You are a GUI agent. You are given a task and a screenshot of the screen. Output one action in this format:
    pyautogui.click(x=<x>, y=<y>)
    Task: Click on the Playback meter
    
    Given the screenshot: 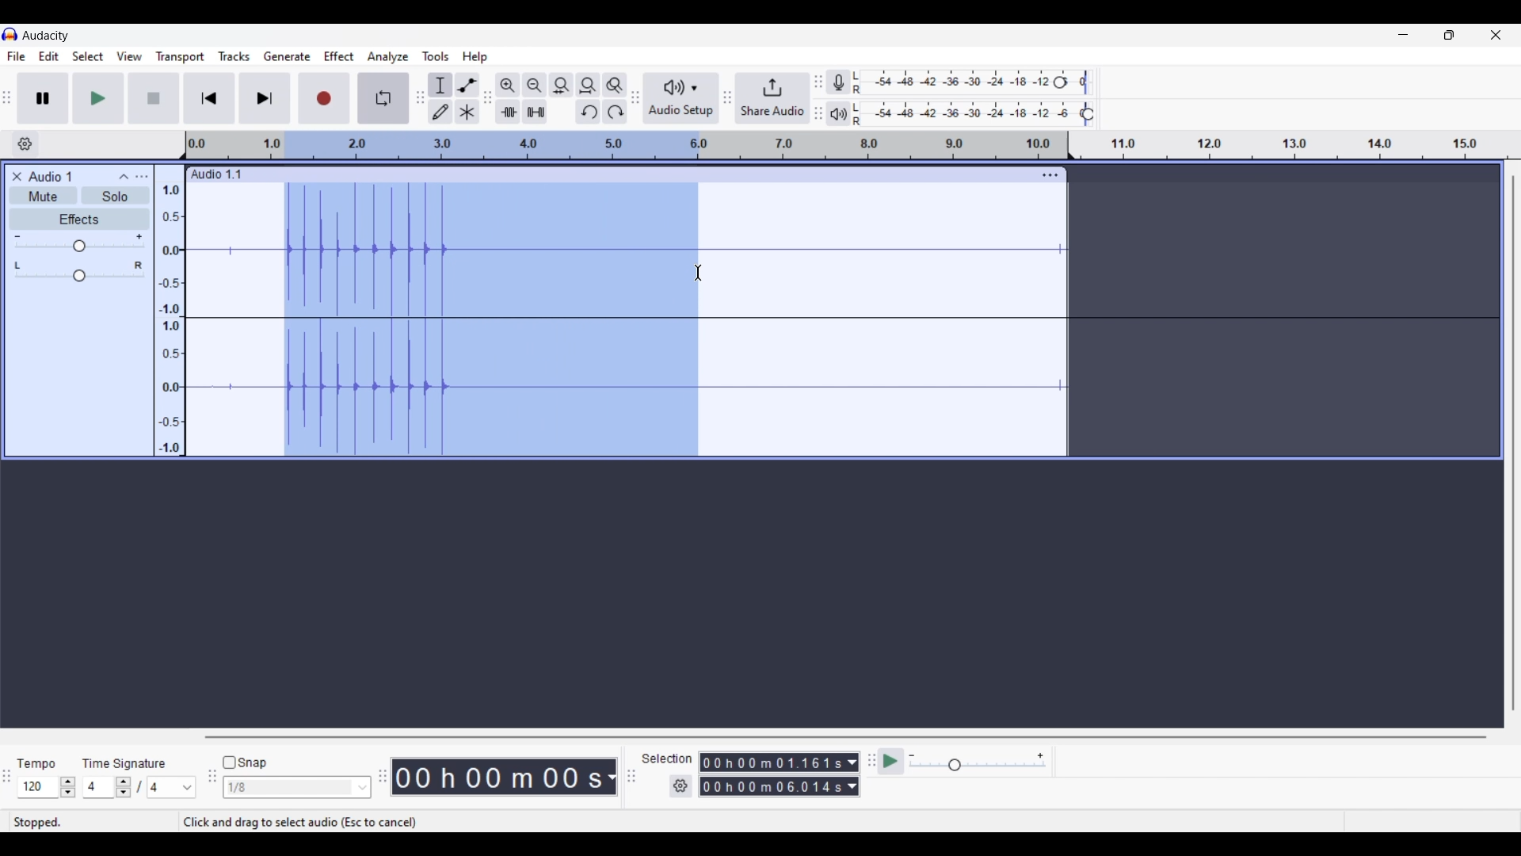 What is the action you would take?
    pyautogui.click(x=838, y=114)
    